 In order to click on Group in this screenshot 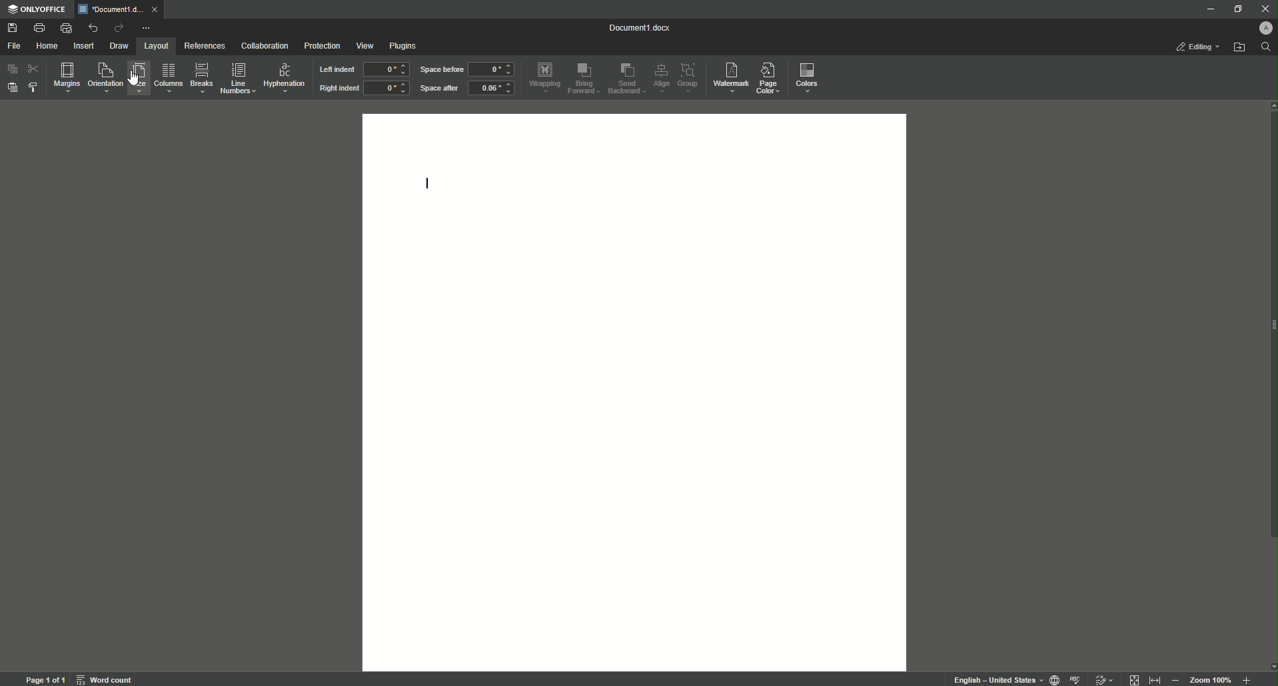, I will do `click(691, 78)`.